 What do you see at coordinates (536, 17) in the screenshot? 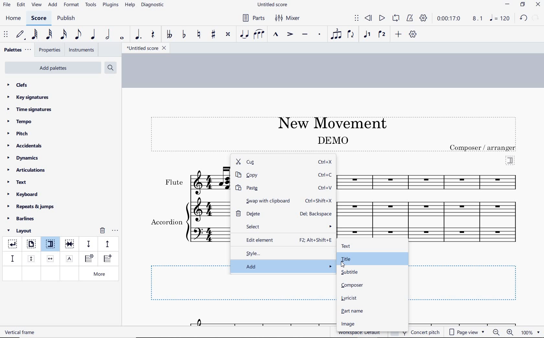
I see `redo` at bounding box center [536, 17].